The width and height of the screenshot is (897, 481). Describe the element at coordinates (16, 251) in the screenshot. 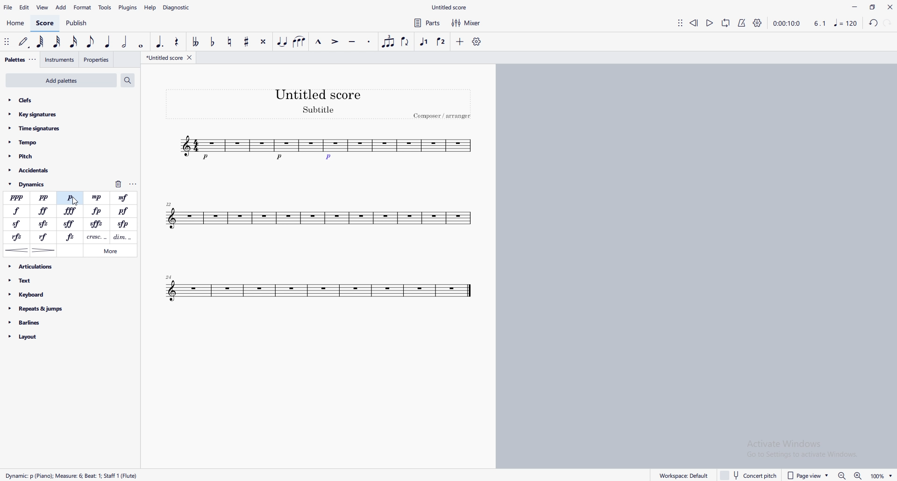

I see `crescendo hairpin` at that location.